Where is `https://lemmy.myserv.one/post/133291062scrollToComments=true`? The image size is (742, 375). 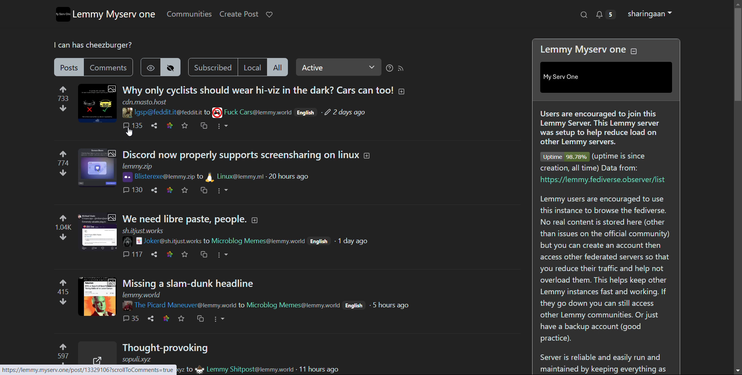 https://lemmy.myserv.one/post/133291062scrollToComments=true is located at coordinates (88, 370).